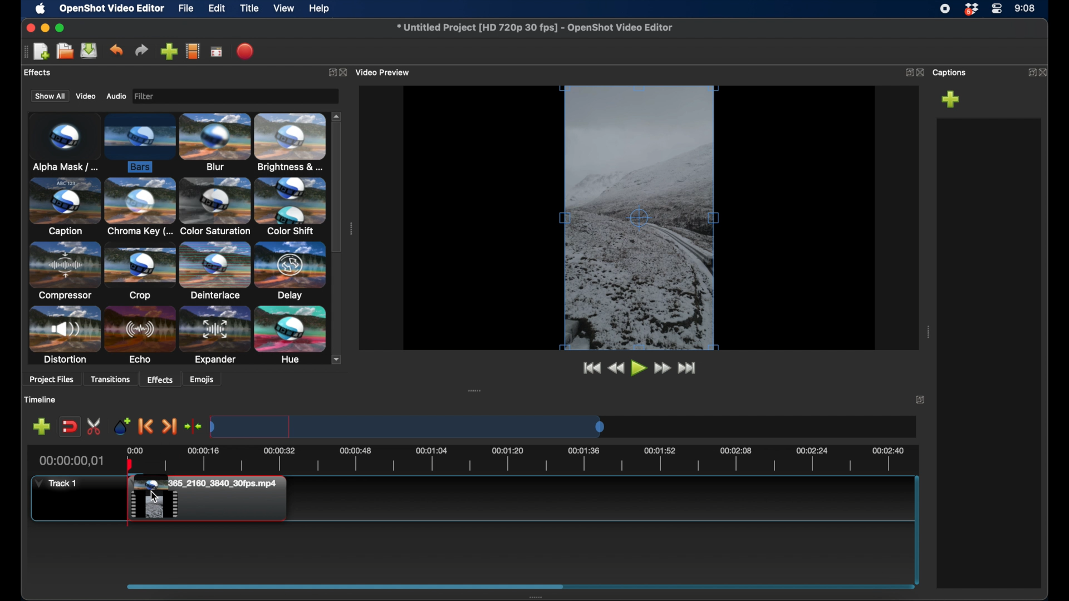  Describe the element at coordinates (205, 500) in the screenshot. I see `clip` at that location.